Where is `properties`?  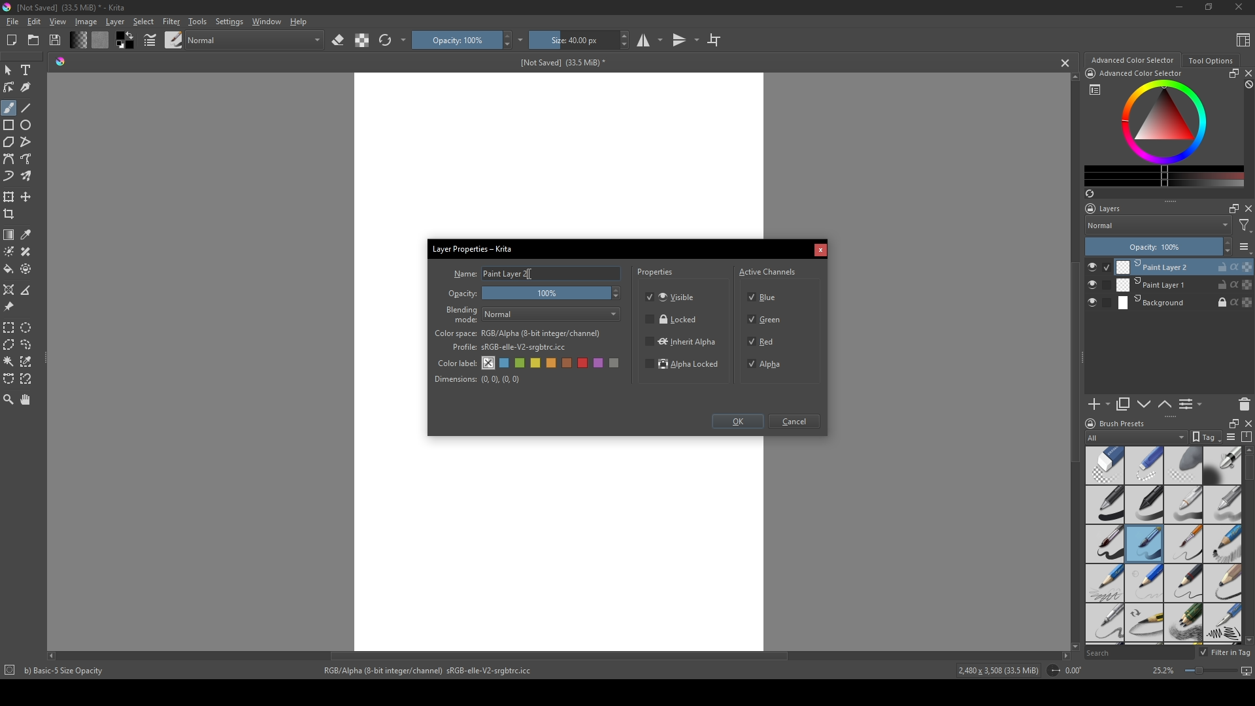
properties is located at coordinates (656, 274).